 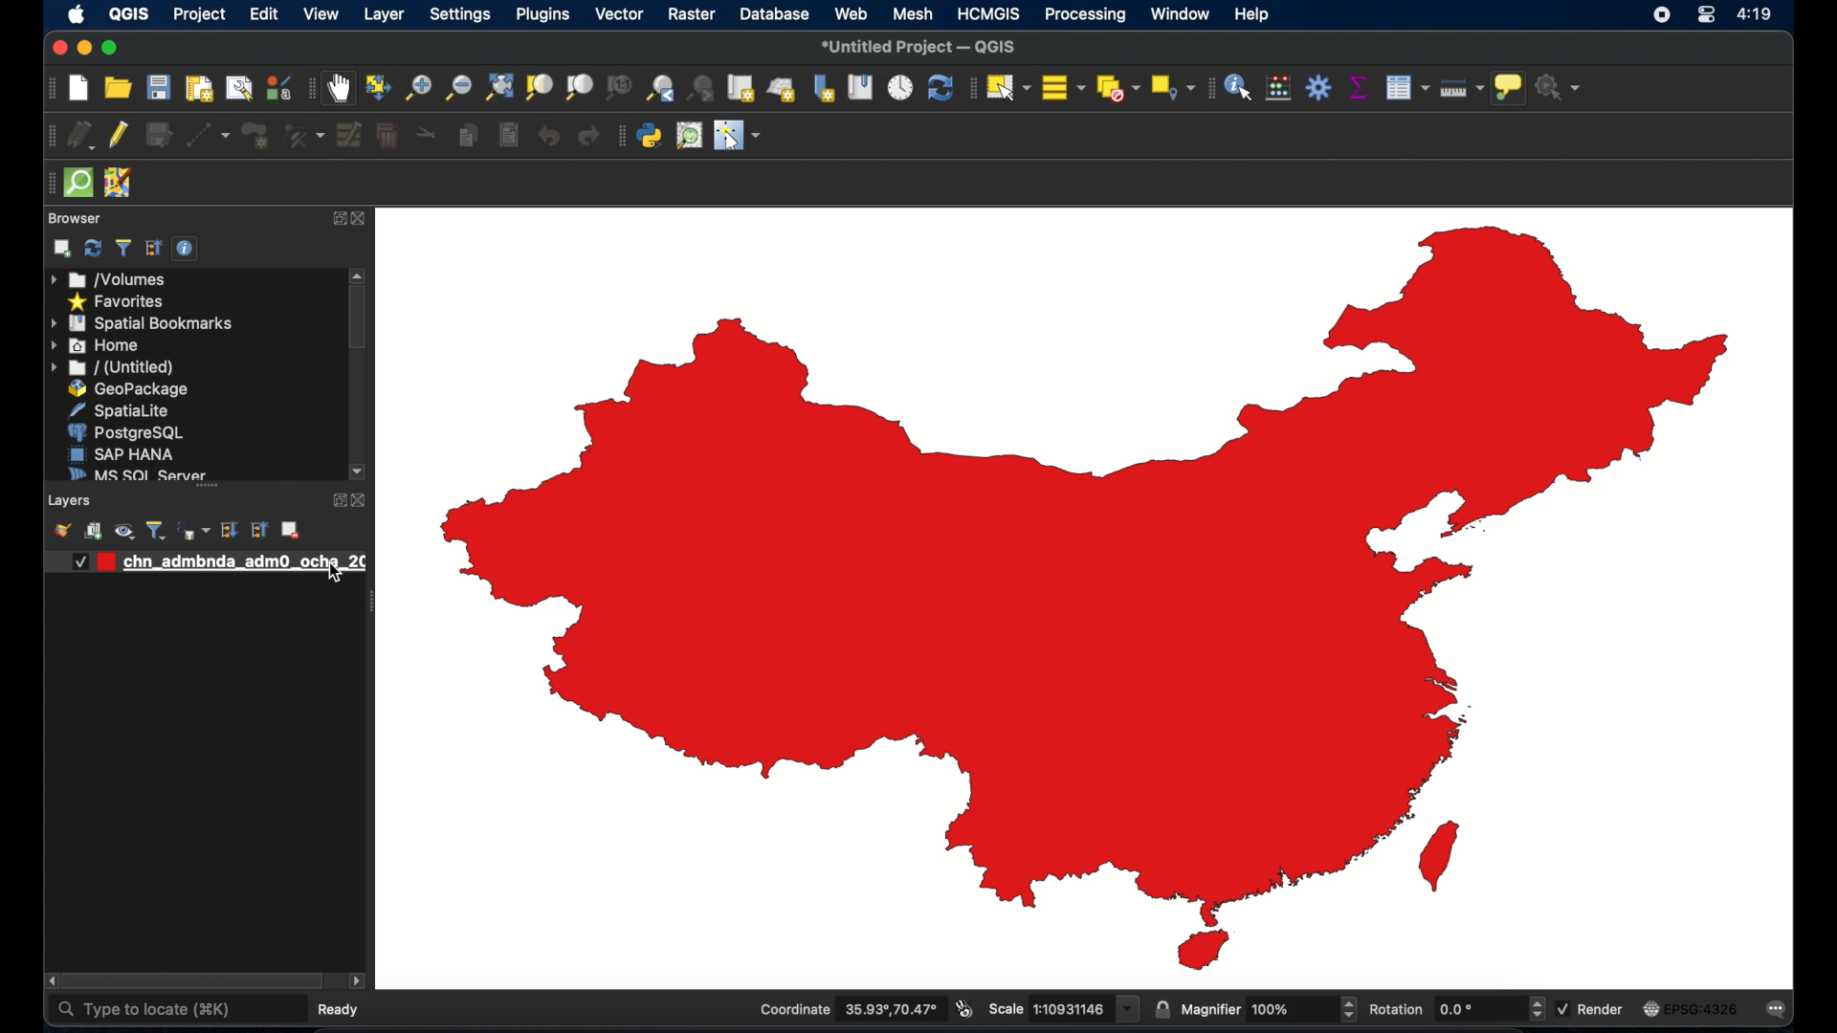 I want to click on undo, so click(x=547, y=135).